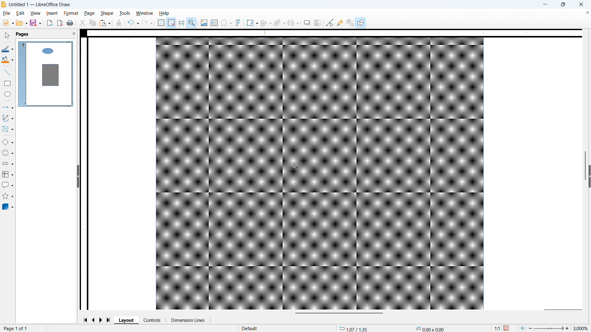 The width and height of the screenshot is (591, 332). I want to click on Symbol shapes , so click(8, 153).